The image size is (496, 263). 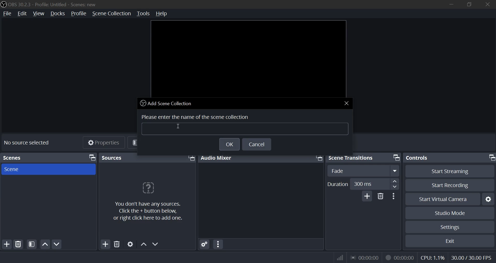 I want to click on view, so click(x=39, y=14).